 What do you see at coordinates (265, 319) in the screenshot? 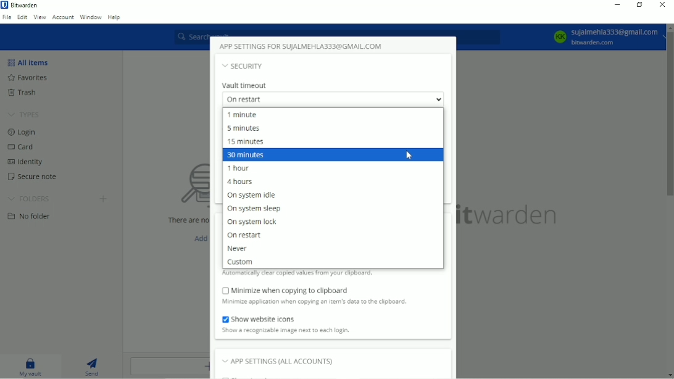
I see `Show website icons` at bounding box center [265, 319].